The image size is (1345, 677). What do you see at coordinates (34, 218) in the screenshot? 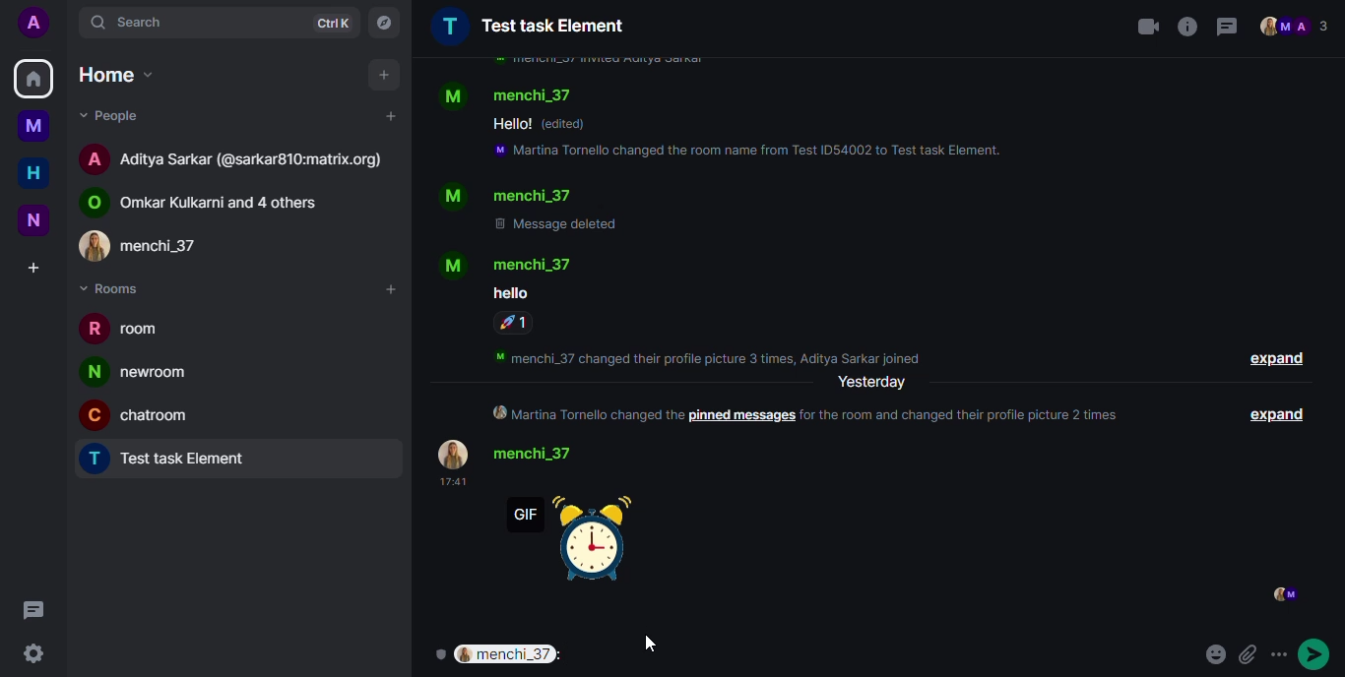
I see `new` at bounding box center [34, 218].